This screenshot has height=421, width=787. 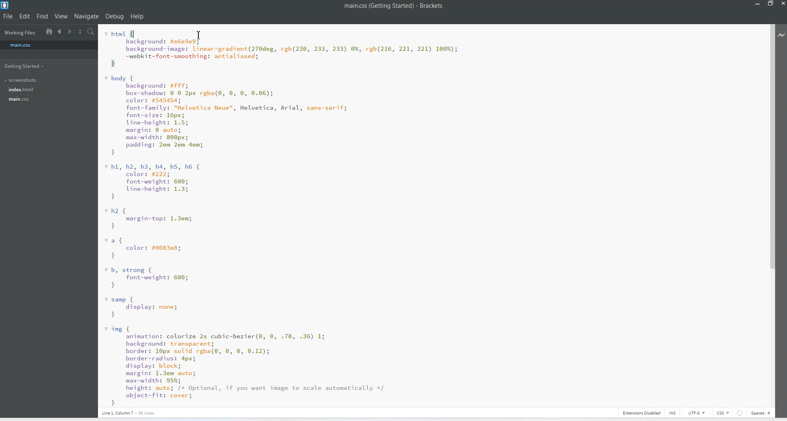 I want to click on Text 2, so click(x=300, y=215).